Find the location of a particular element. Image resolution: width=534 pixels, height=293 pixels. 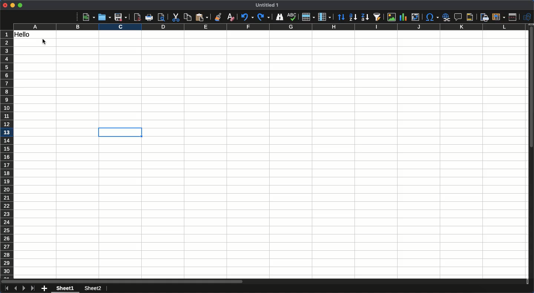

Clear formatting is located at coordinates (231, 17).